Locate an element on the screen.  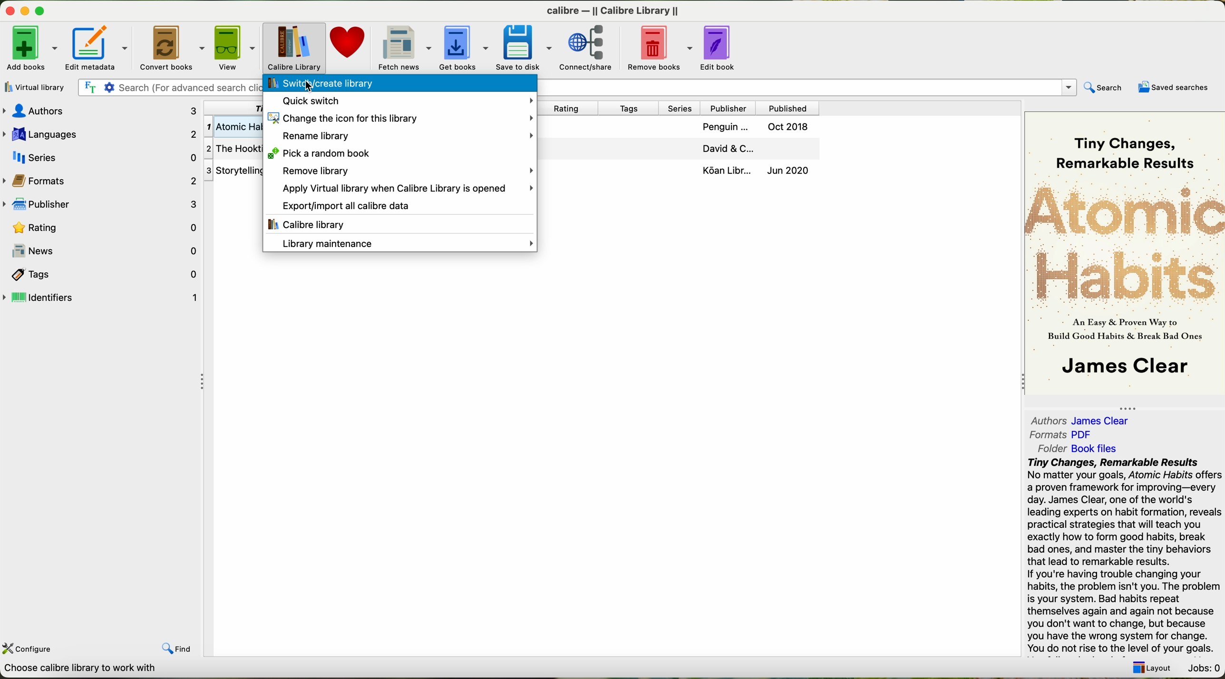
calibre library is located at coordinates (399, 224).